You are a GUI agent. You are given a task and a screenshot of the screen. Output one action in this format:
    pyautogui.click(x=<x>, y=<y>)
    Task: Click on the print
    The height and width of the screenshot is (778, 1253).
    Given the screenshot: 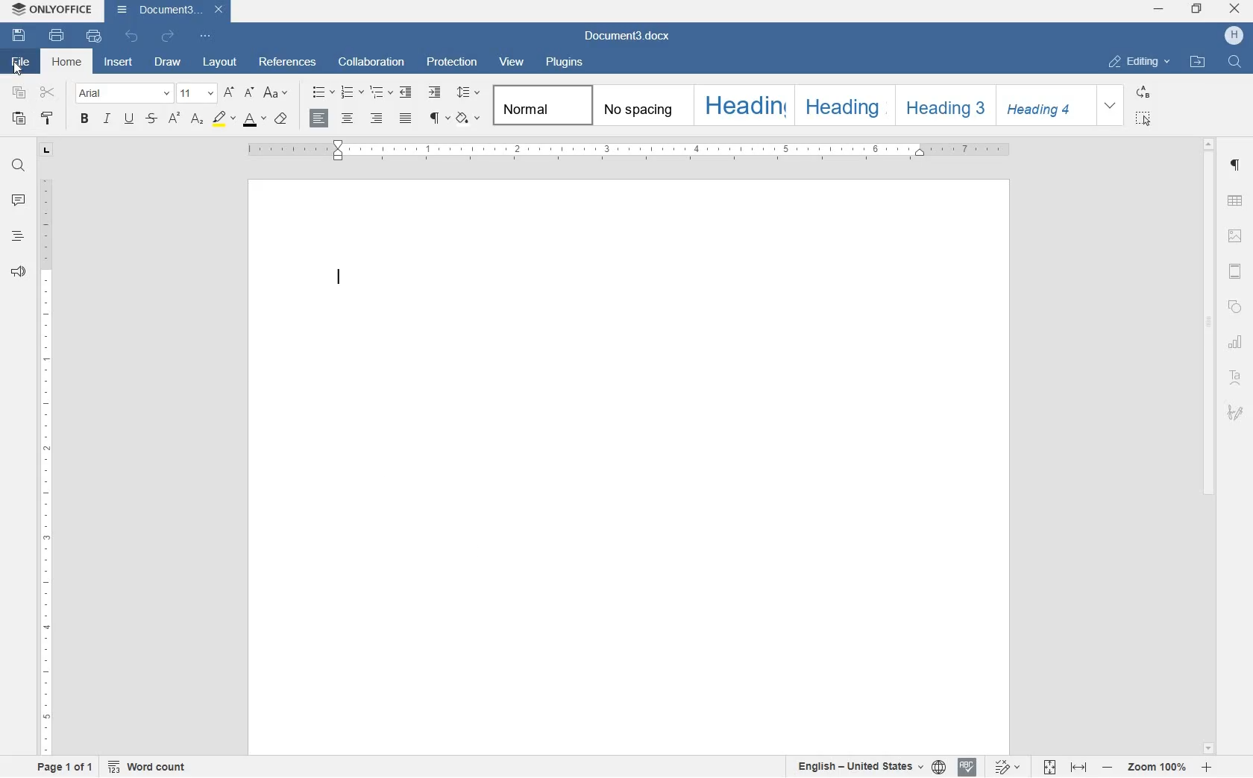 What is the action you would take?
    pyautogui.click(x=55, y=36)
    